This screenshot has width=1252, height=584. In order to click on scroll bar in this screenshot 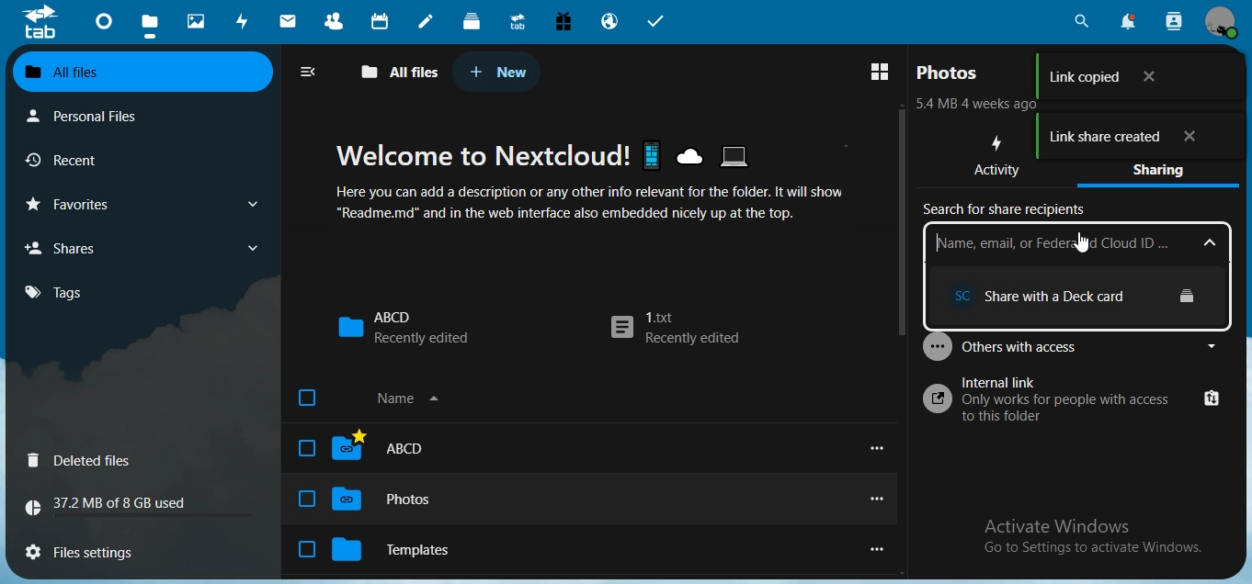, I will do `click(902, 221)`.